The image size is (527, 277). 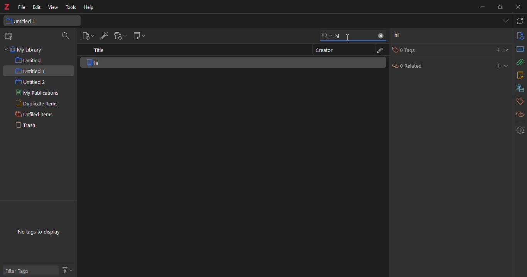 What do you see at coordinates (346, 40) in the screenshot?
I see `cursor` at bounding box center [346, 40].